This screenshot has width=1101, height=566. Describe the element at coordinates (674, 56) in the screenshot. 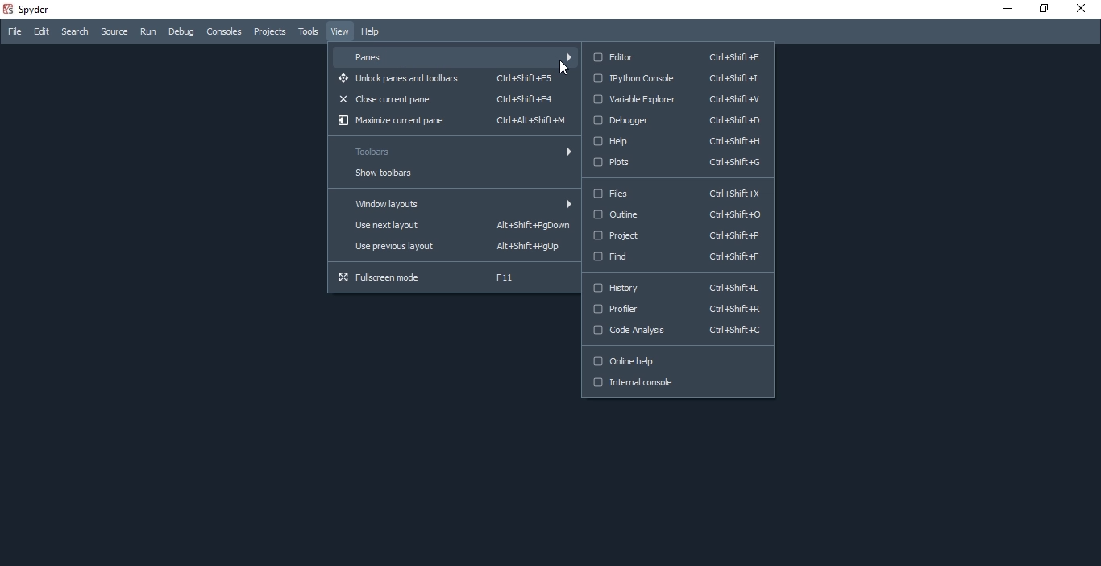

I see `Editor` at that location.